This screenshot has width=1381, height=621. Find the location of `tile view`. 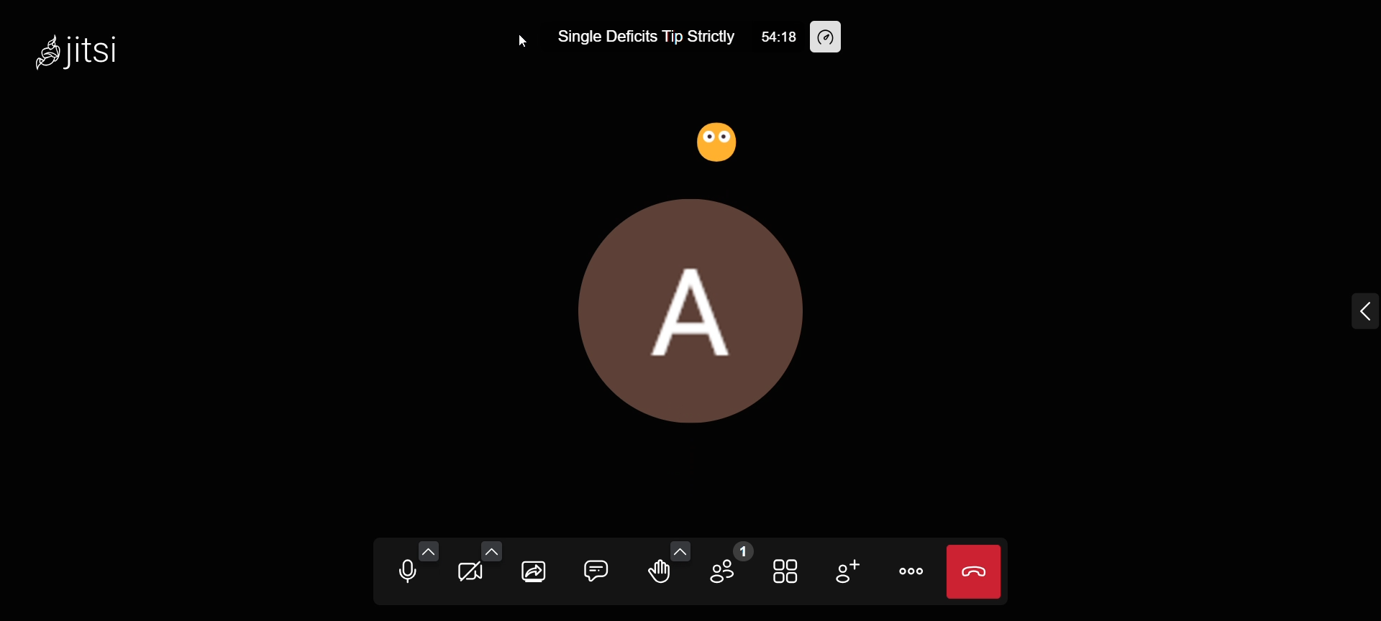

tile view is located at coordinates (786, 569).